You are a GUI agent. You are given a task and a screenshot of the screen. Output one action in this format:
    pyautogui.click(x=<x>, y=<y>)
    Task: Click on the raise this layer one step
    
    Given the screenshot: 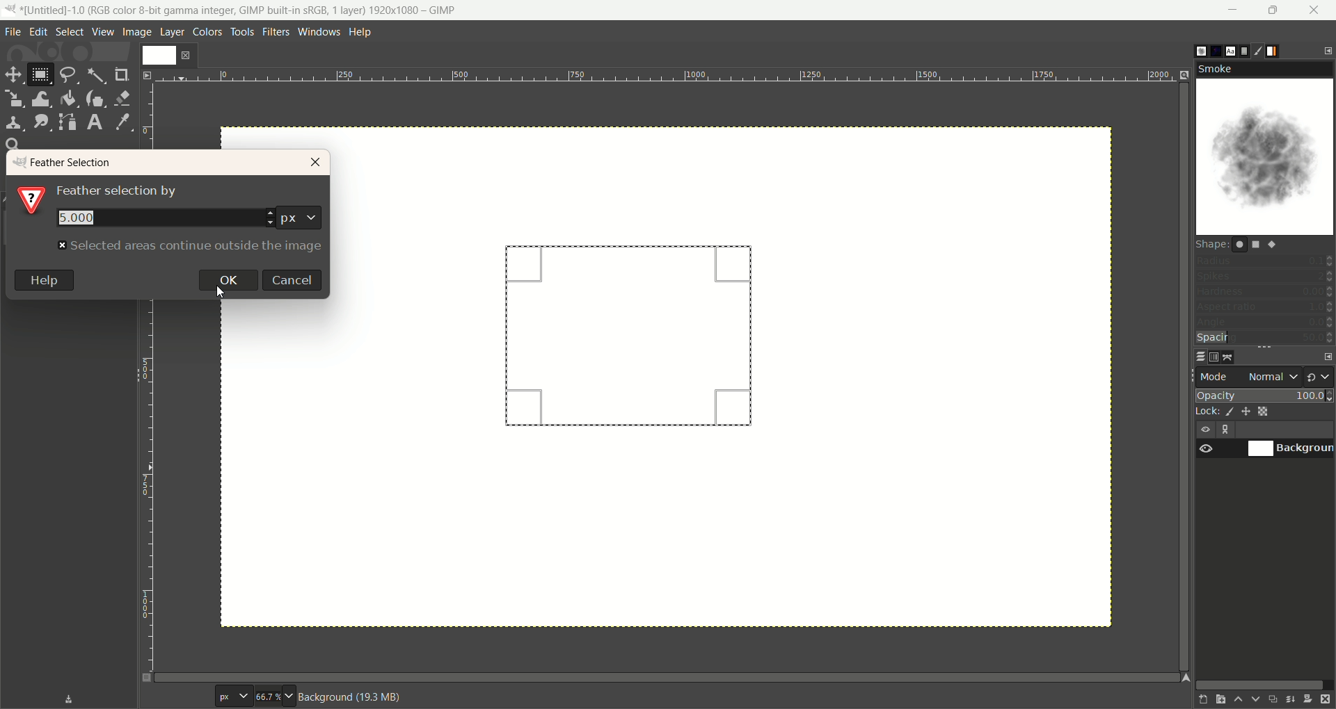 What is the action you would take?
    pyautogui.click(x=1239, y=700)
    